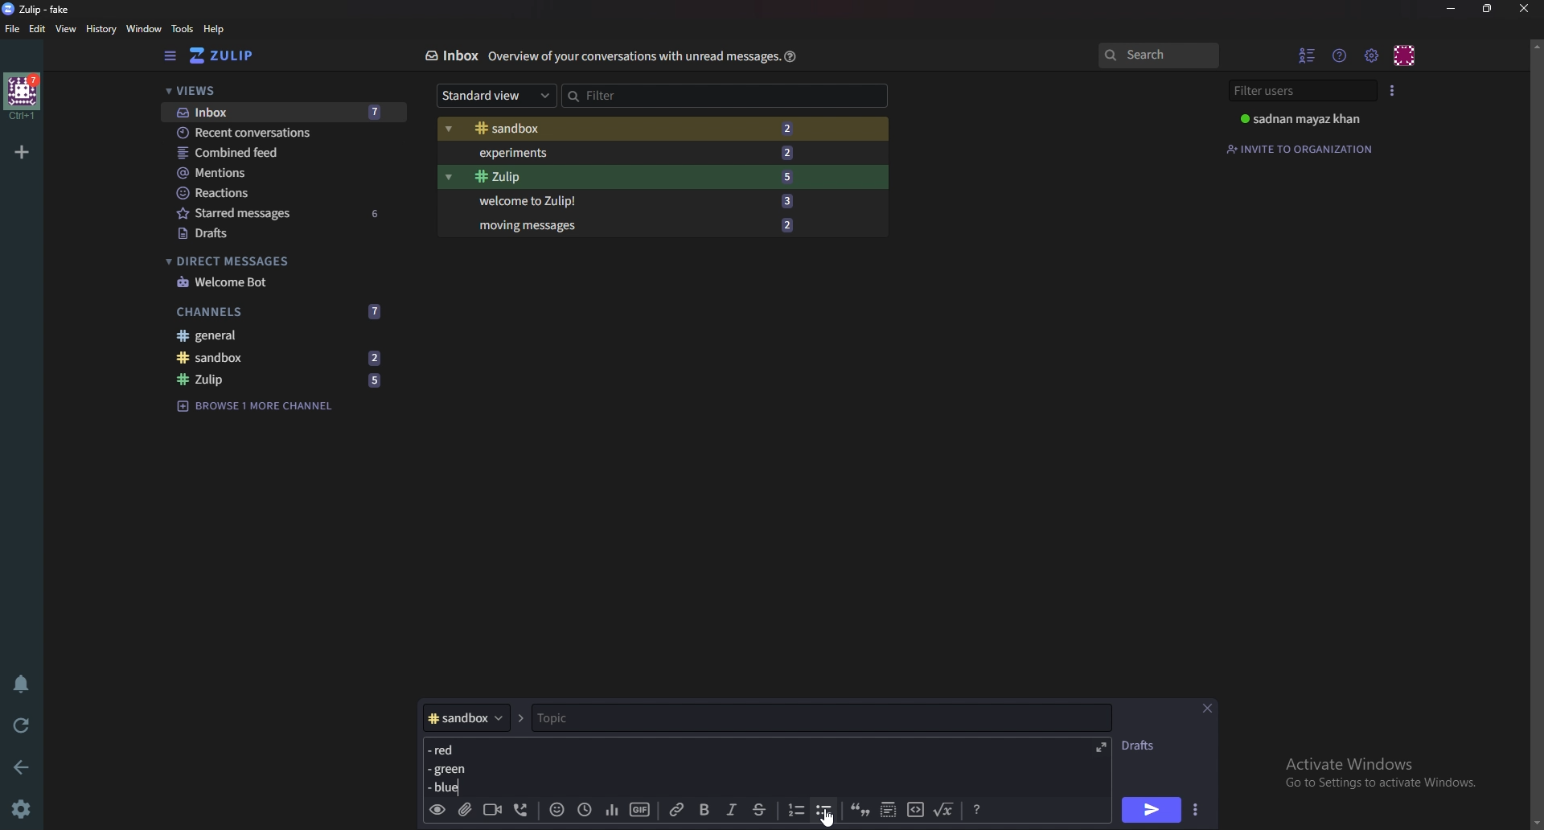  What do you see at coordinates (640, 809) in the screenshot?
I see `gif` at bounding box center [640, 809].